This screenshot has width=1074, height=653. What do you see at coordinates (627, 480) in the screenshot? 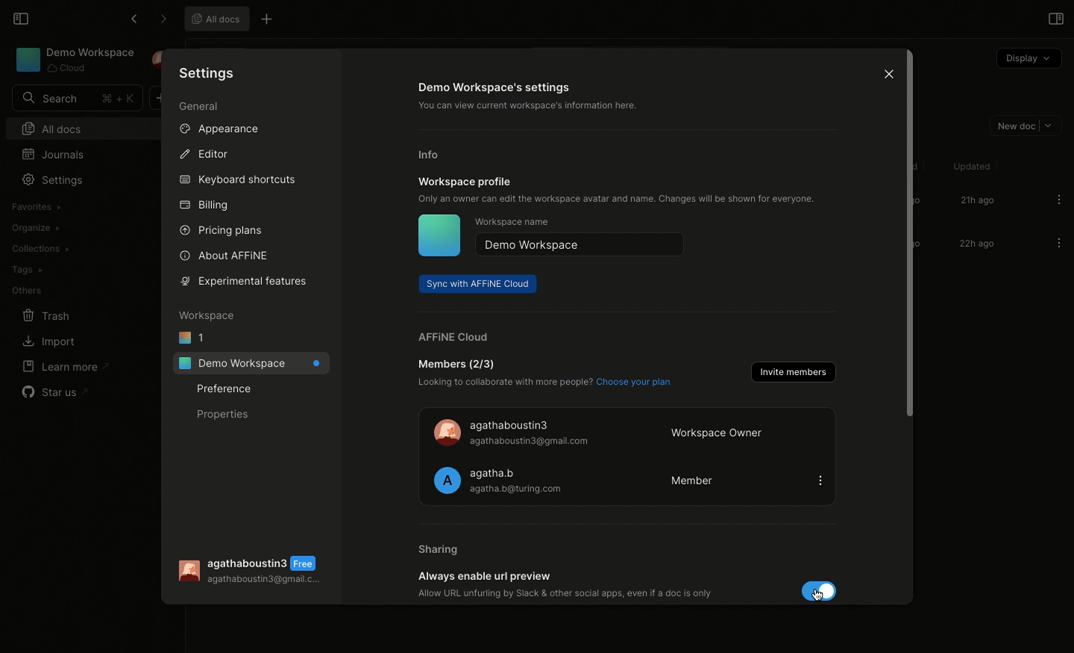
I see `Member 2` at bounding box center [627, 480].